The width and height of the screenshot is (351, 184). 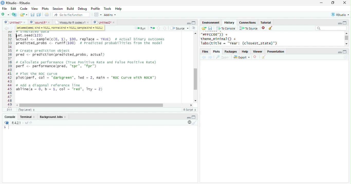 I want to click on help, so click(x=245, y=52).